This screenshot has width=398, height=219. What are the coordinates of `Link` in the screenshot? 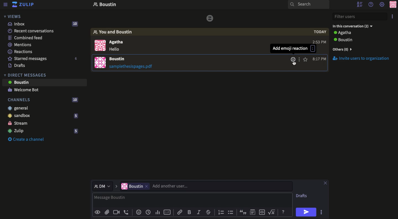 It's located at (179, 212).